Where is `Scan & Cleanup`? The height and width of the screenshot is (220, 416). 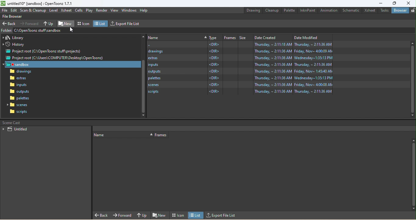
Scan & Cleanup is located at coordinates (33, 10).